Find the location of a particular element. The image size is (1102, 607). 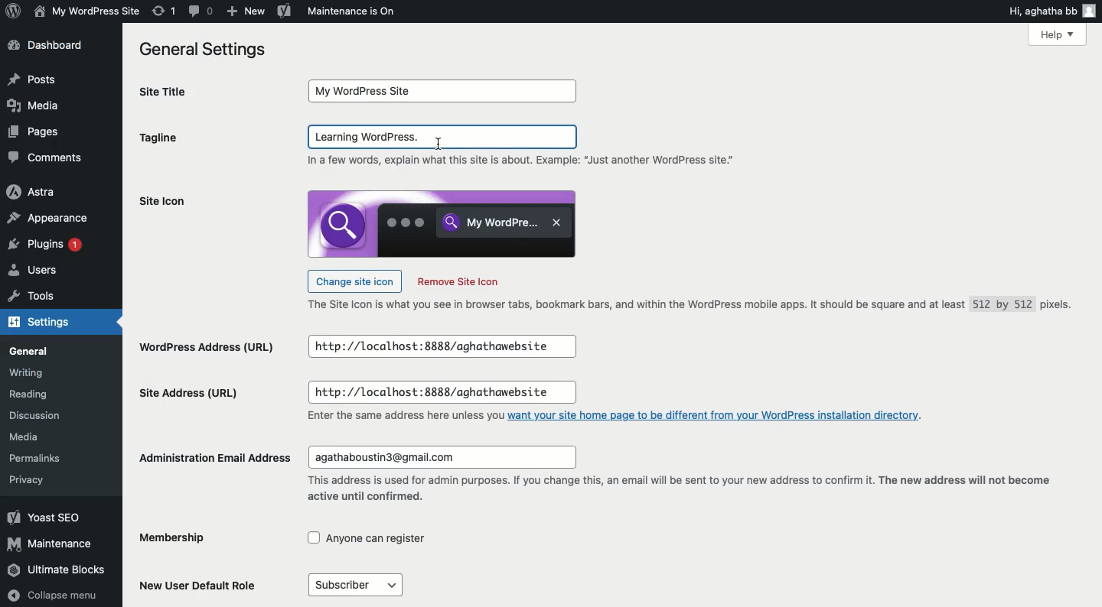

Hi user is located at coordinates (1053, 11).